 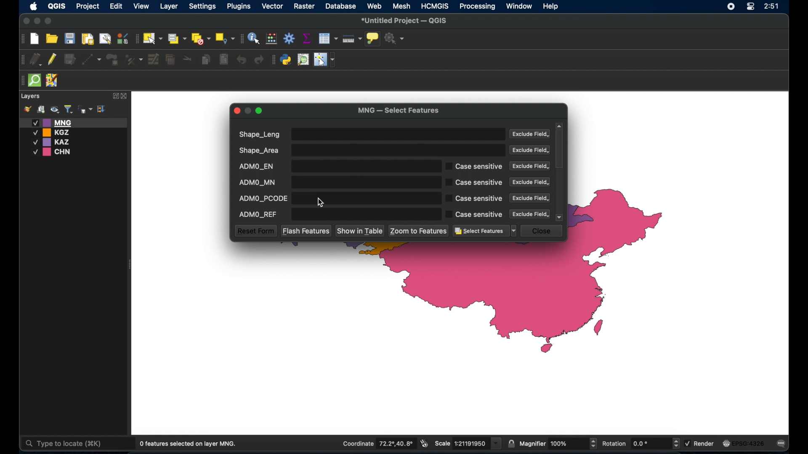 What do you see at coordinates (530, 182) in the screenshot?
I see `exclude field` at bounding box center [530, 182].